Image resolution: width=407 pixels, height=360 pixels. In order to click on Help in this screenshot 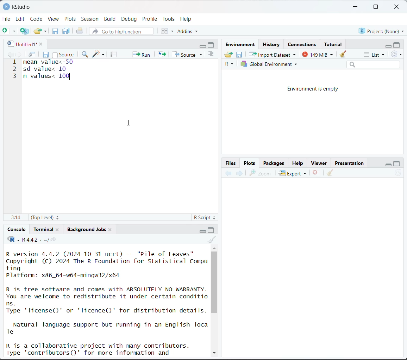, I will do `click(187, 19)`.